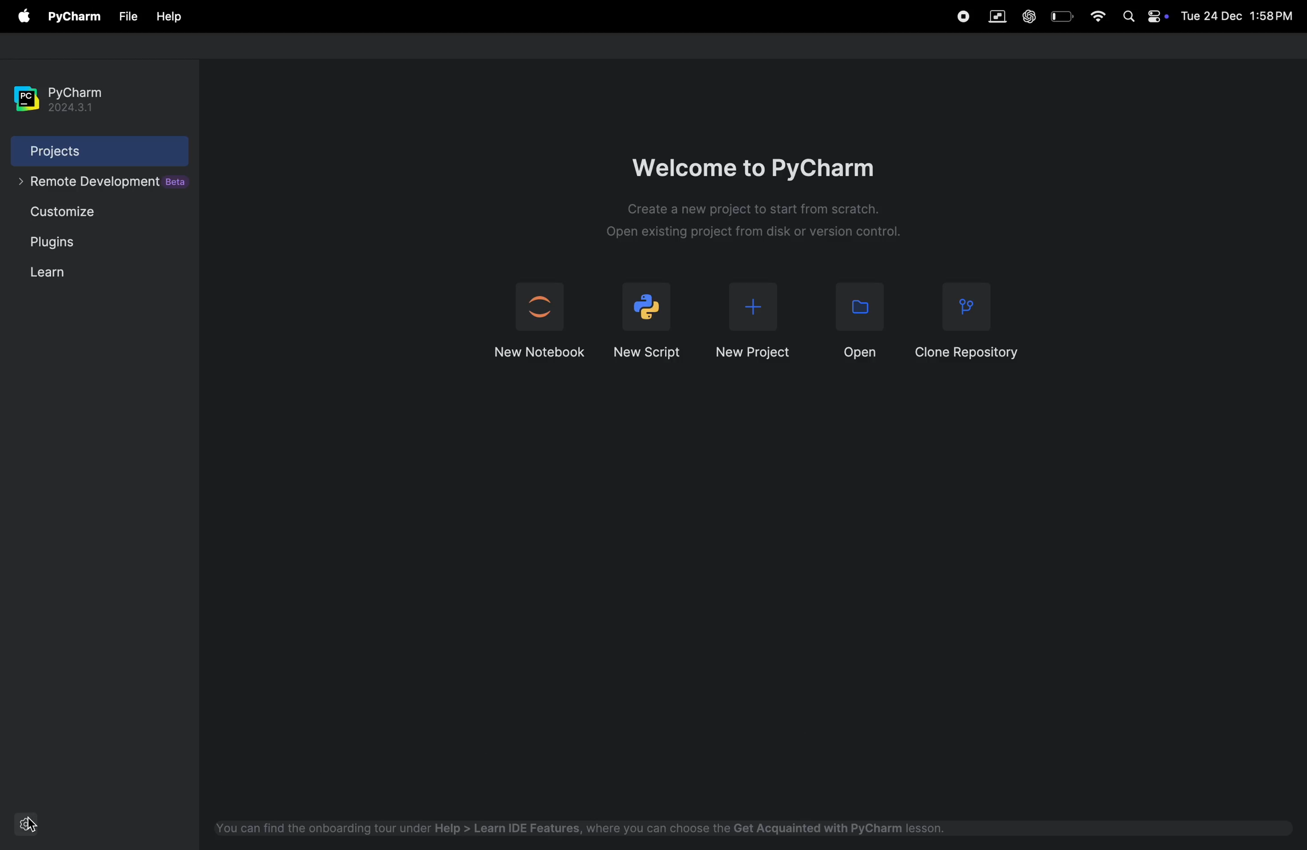 This screenshot has width=1307, height=850. I want to click on Welcome to pycharm, so click(759, 161).